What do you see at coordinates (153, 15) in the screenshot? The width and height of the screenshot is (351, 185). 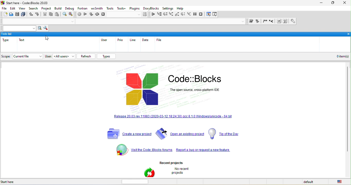 I see `continue` at bounding box center [153, 15].